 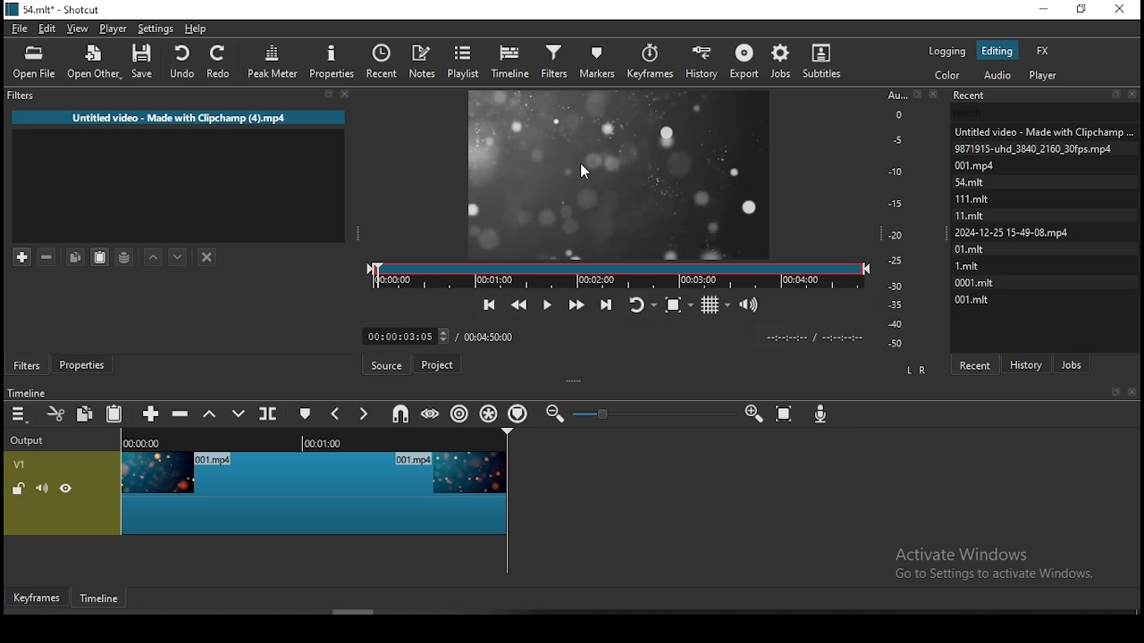 I want to click on player, so click(x=114, y=28).